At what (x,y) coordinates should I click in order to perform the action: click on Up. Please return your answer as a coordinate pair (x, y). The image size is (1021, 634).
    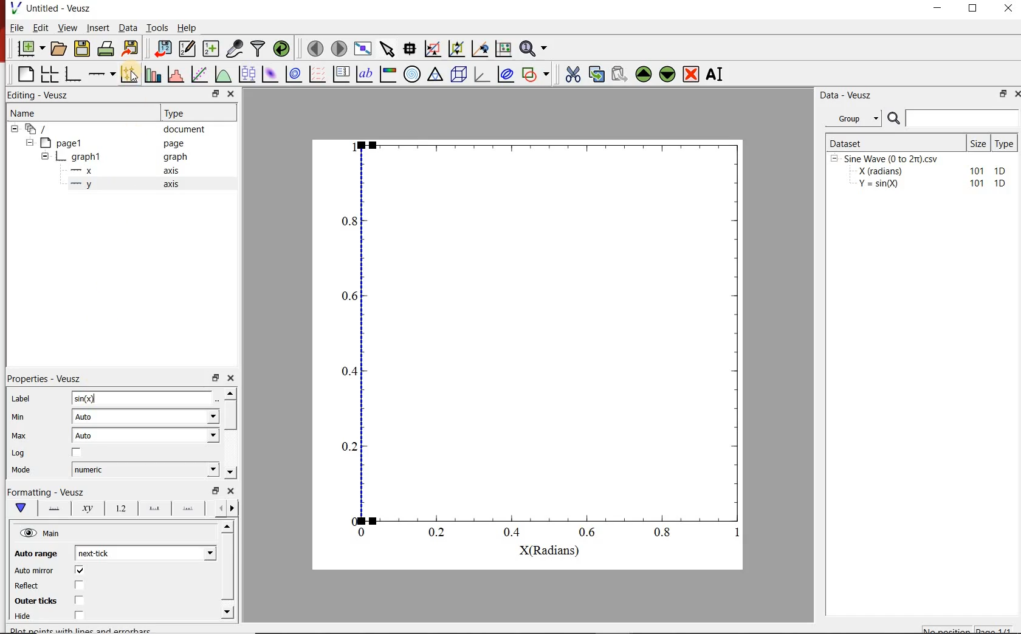
    Looking at the image, I should click on (227, 527).